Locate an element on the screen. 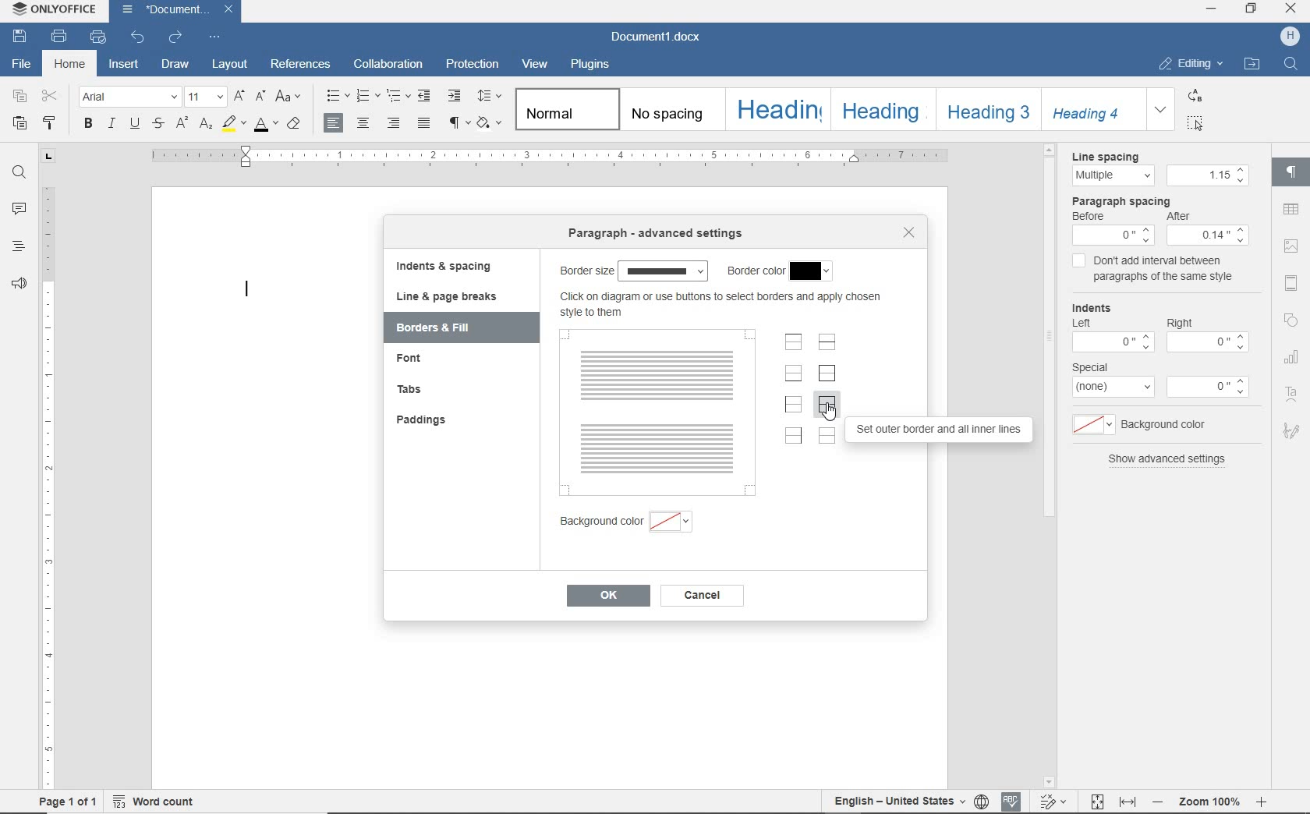  paragraph settings is located at coordinates (1295, 174).